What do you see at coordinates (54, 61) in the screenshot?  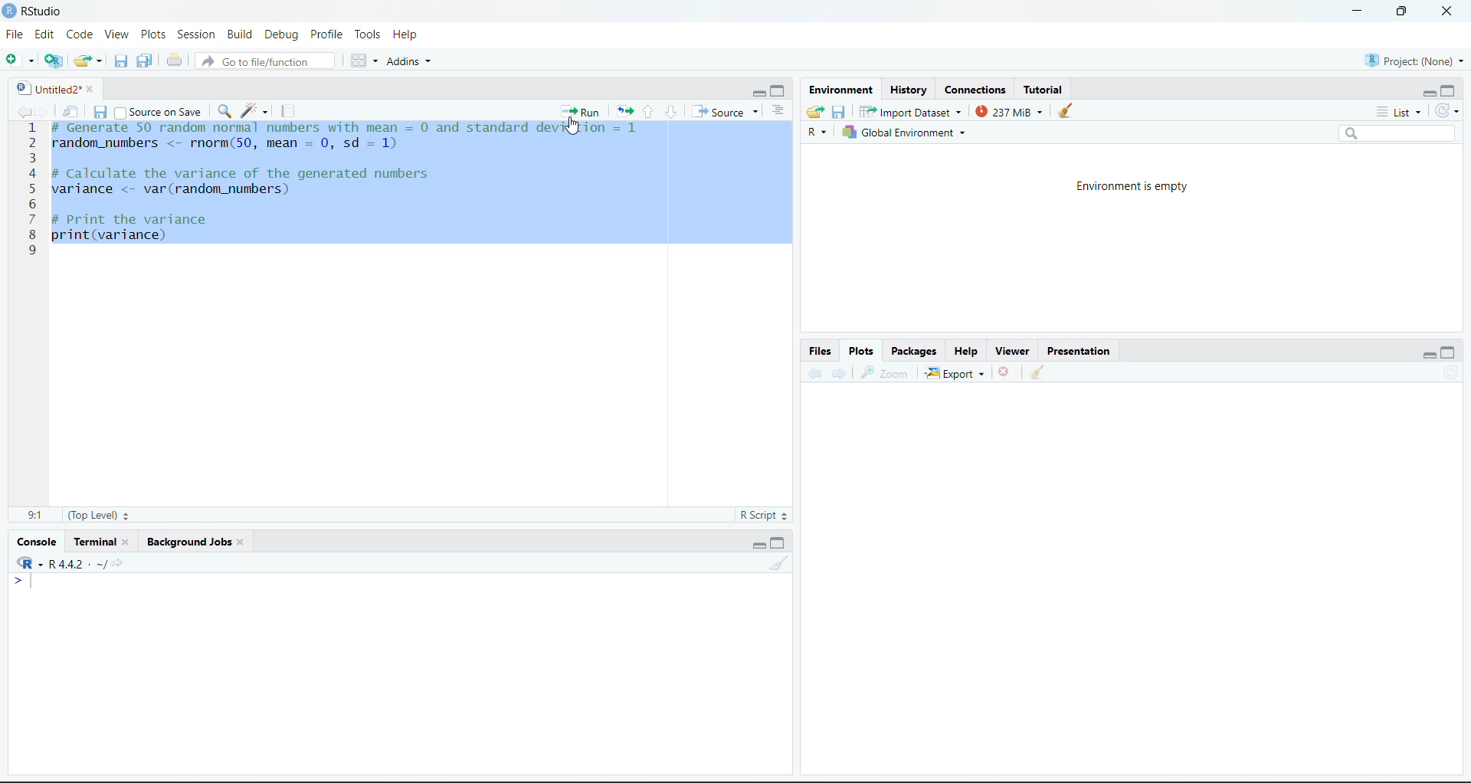 I see `new project ` at bounding box center [54, 61].